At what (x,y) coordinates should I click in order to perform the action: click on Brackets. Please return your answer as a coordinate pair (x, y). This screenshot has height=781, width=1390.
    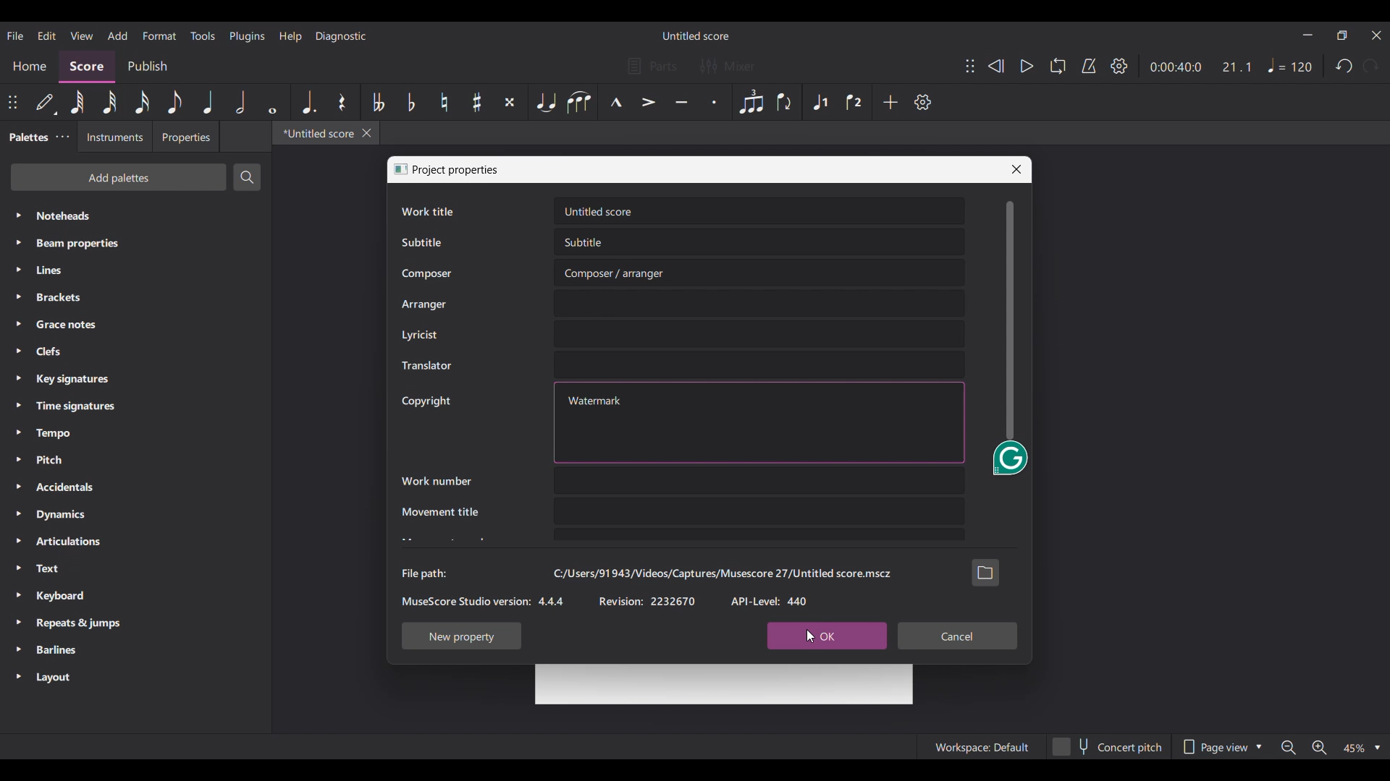
    Looking at the image, I should click on (135, 297).